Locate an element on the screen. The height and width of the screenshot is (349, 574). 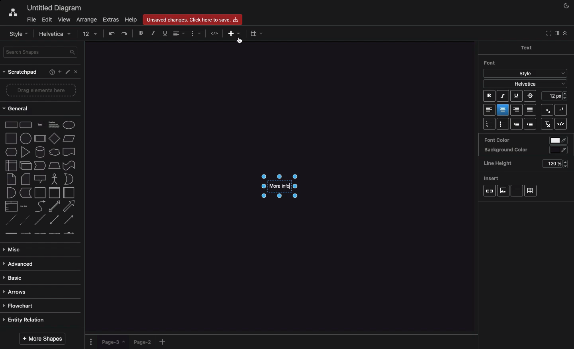
Edit is located at coordinates (47, 20).